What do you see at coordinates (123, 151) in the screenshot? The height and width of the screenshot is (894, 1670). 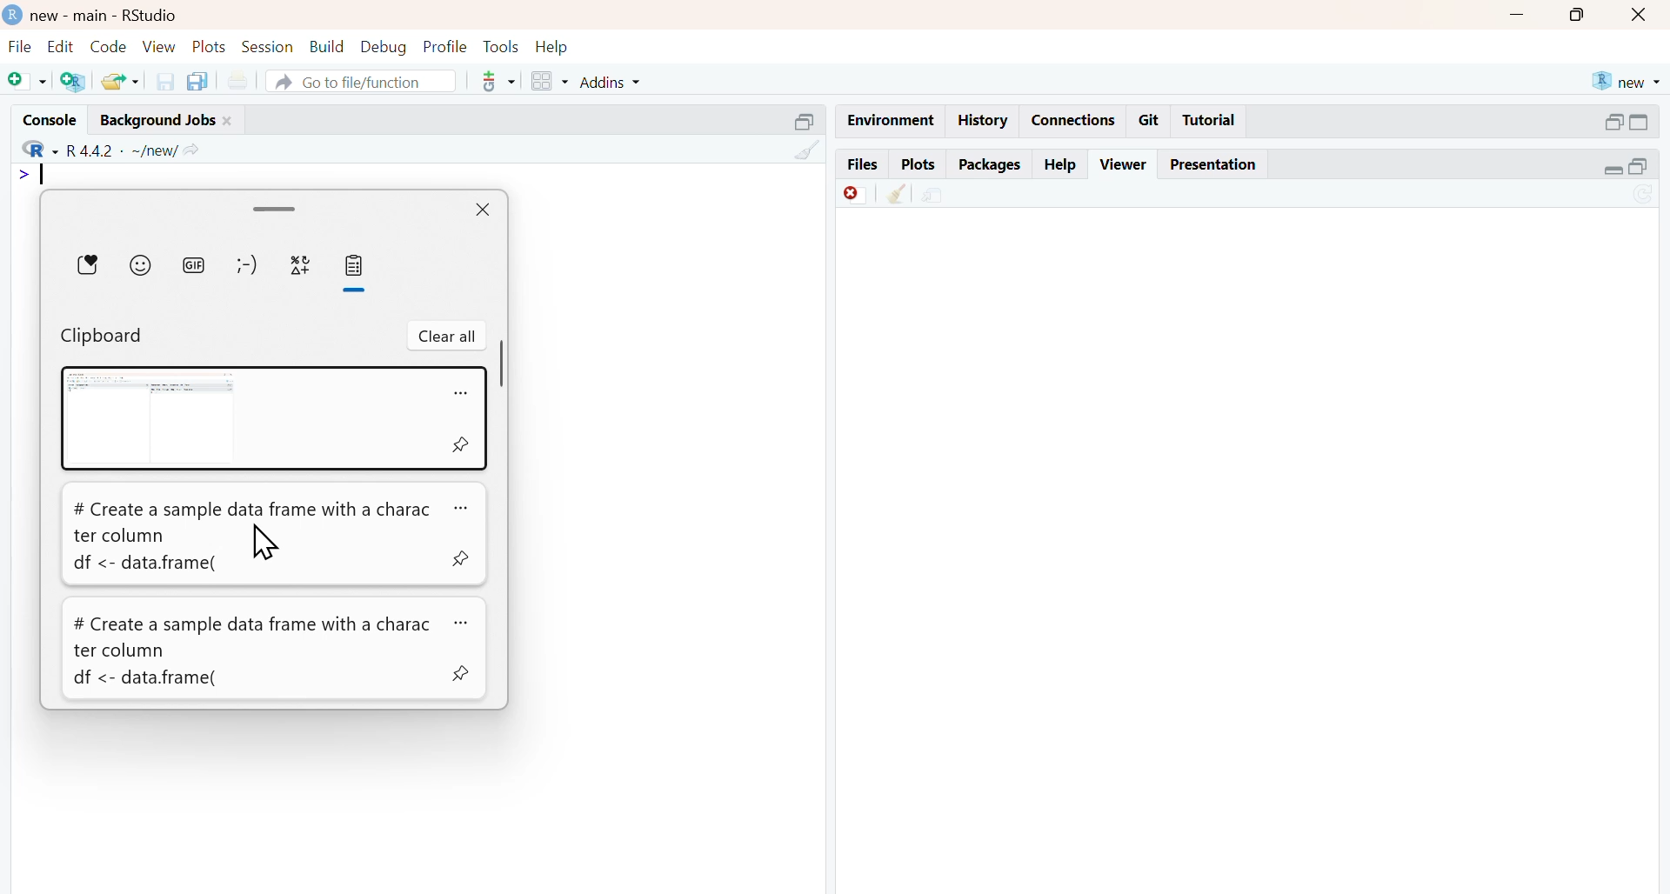 I see `R 4.4.2 ~/new/` at bounding box center [123, 151].